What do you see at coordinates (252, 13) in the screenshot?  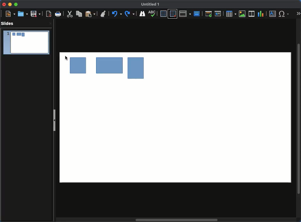 I see `Insert audio or video` at bounding box center [252, 13].